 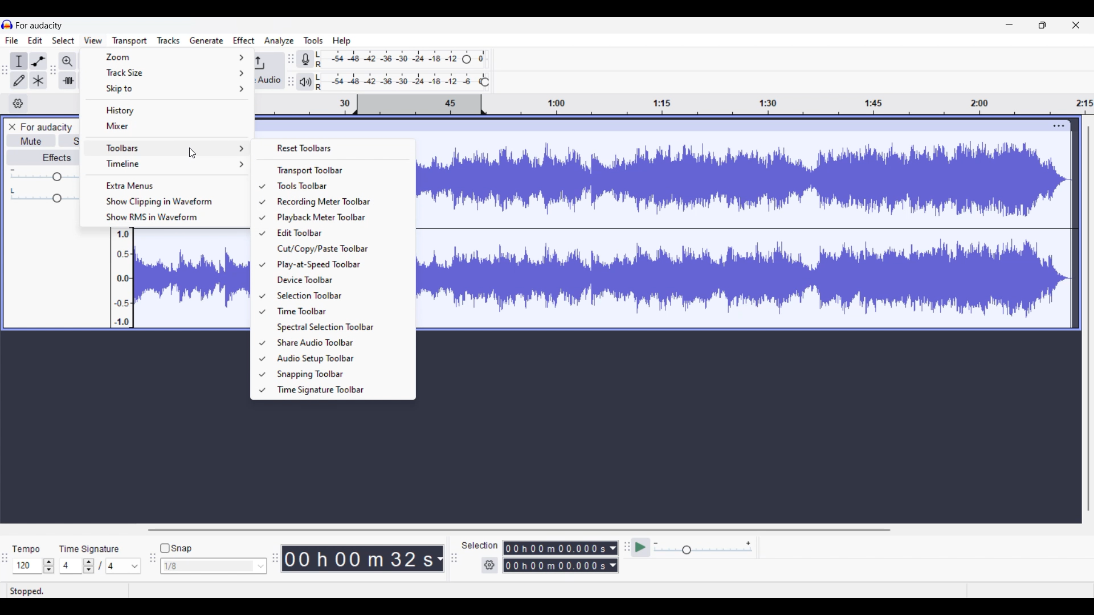 What do you see at coordinates (338, 391) in the screenshot?
I see `Time signature toolbar` at bounding box center [338, 391].